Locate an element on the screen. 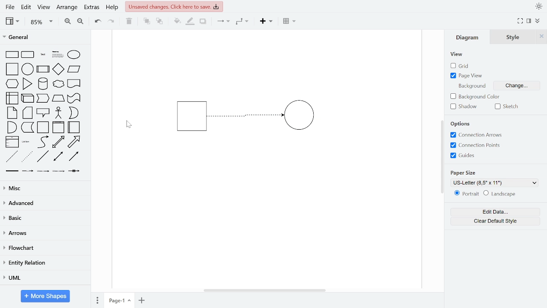  list is located at coordinates (12, 142).